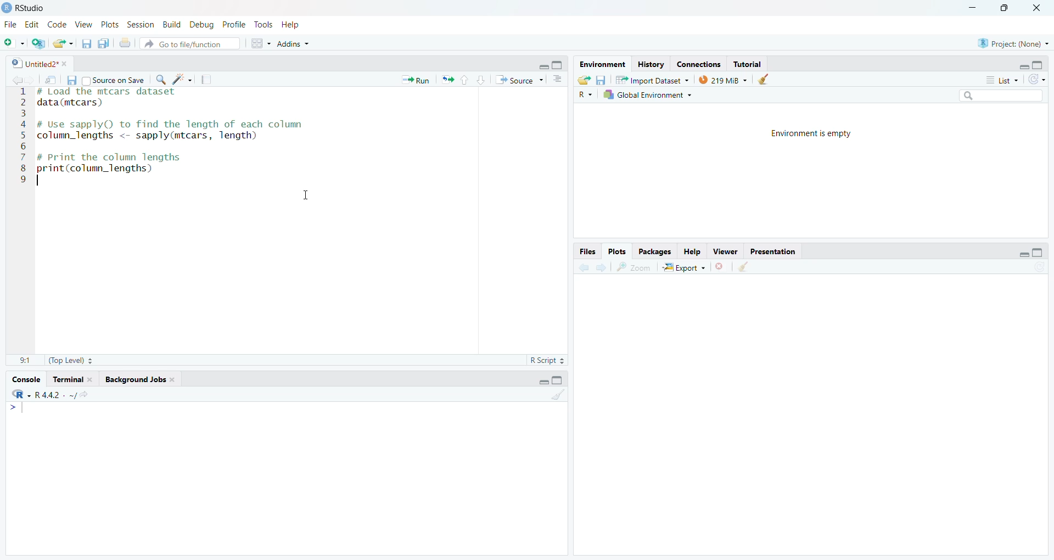 The height and width of the screenshot is (560, 1054). I want to click on Background Jobs, so click(139, 380).